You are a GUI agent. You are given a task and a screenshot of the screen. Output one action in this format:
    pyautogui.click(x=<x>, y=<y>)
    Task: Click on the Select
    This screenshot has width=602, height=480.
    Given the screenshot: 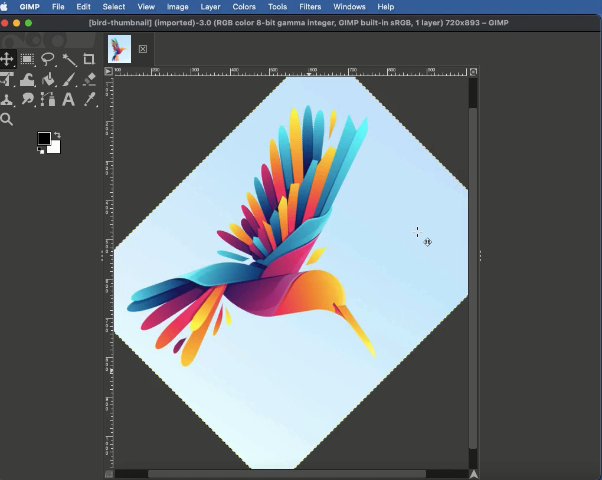 What is the action you would take?
    pyautogui.click(x=114, y=6)
    